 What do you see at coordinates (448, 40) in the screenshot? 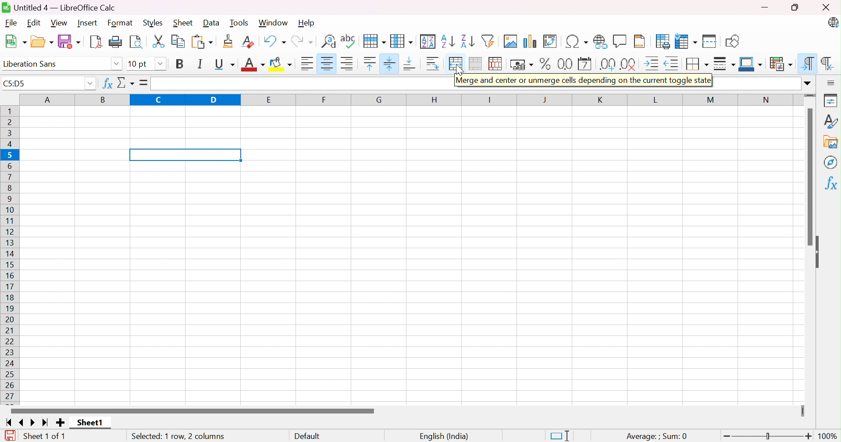
I see `Sort Ascending` at bounding box center [448, 40].